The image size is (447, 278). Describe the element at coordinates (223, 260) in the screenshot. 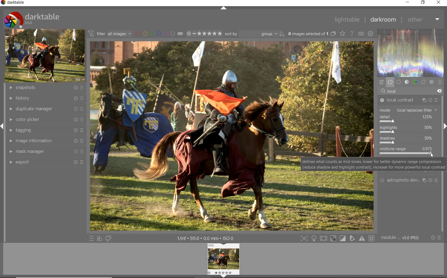

I see `IMAGE` at that location.